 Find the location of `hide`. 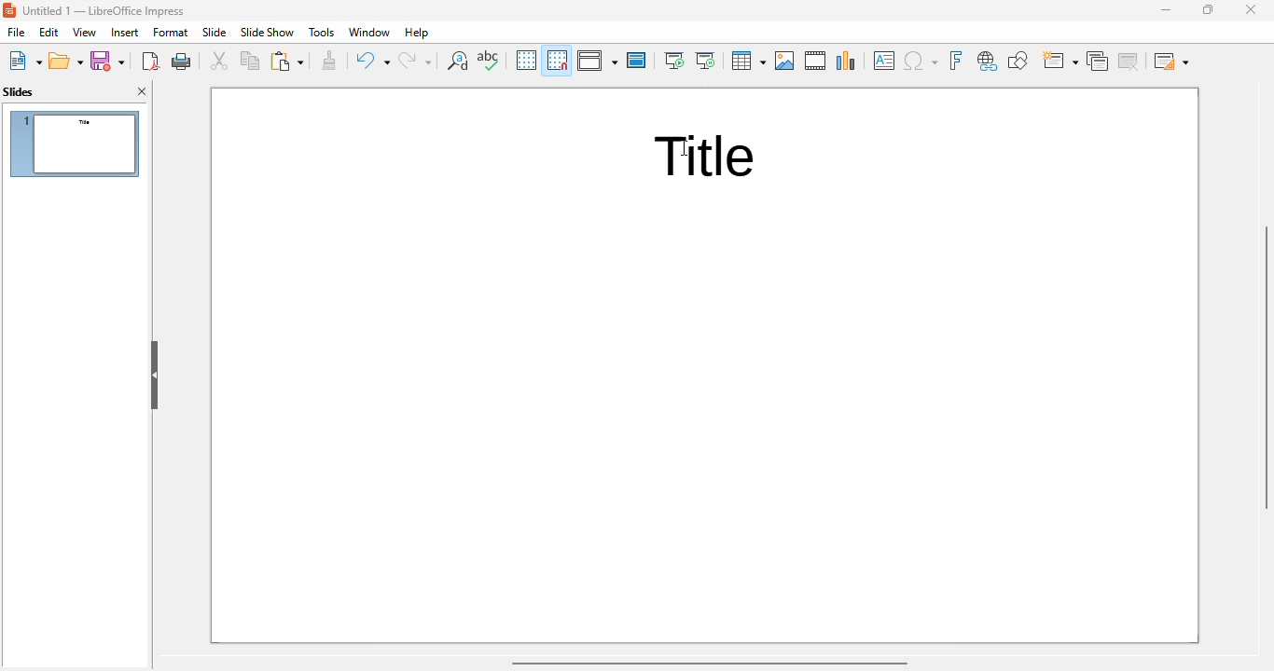

hide is located at coordinates (154, 376).